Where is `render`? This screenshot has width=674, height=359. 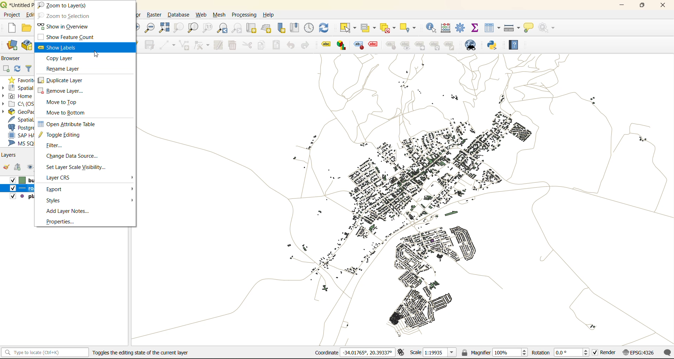
render is located at coordinates (605, 352).